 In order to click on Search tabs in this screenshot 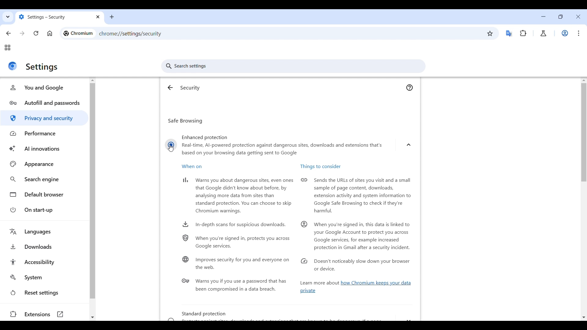, I will do `click(7, 16)`.